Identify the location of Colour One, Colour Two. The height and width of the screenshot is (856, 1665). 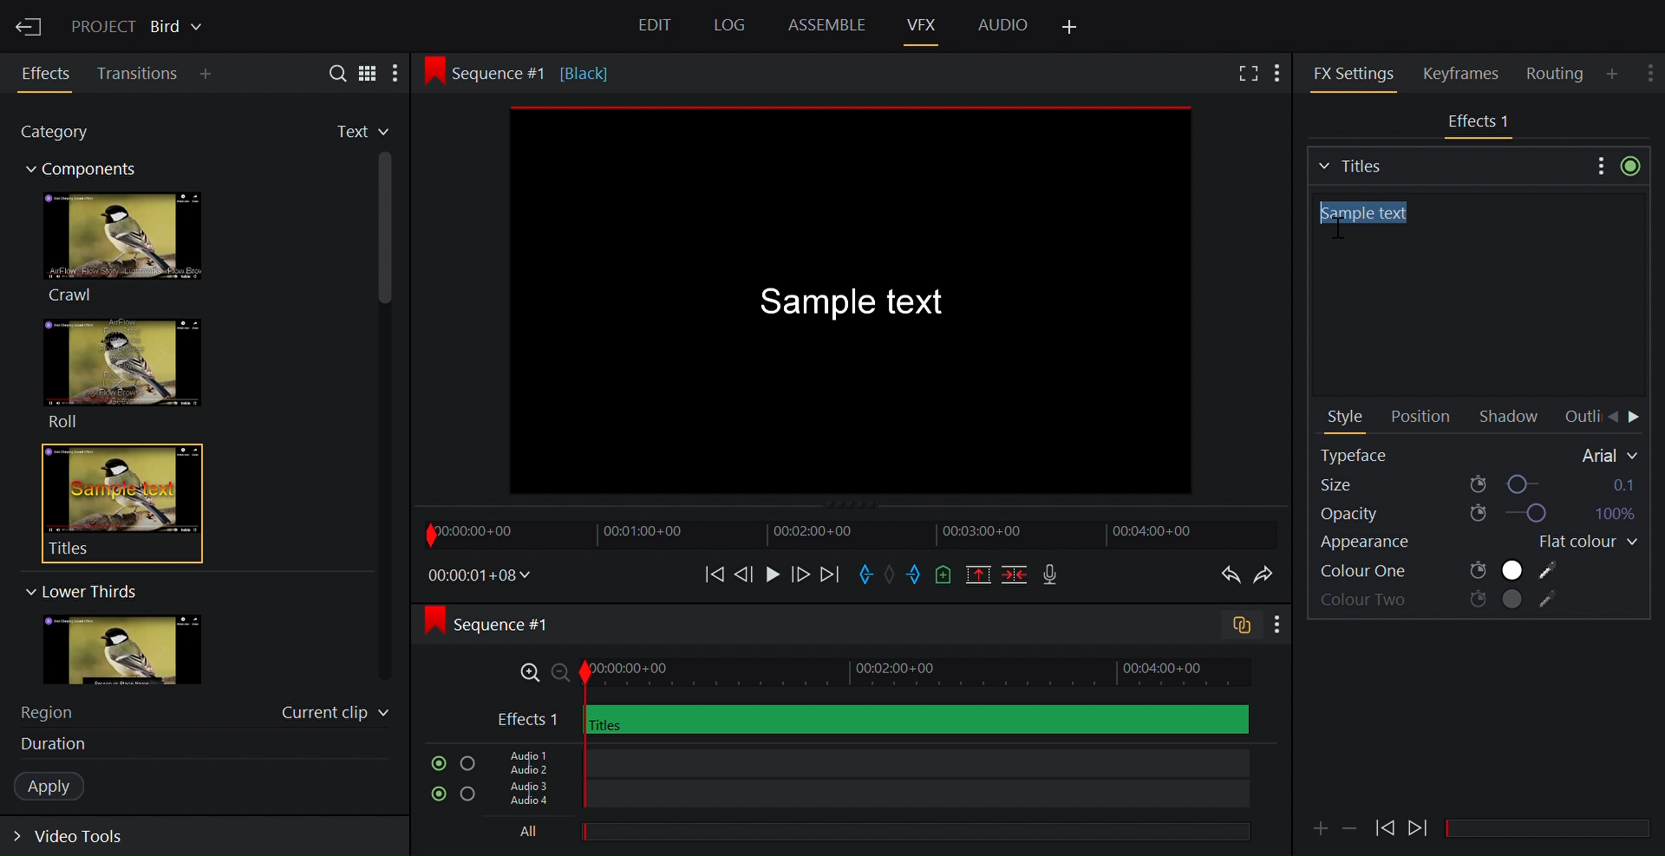
(1440, 571).